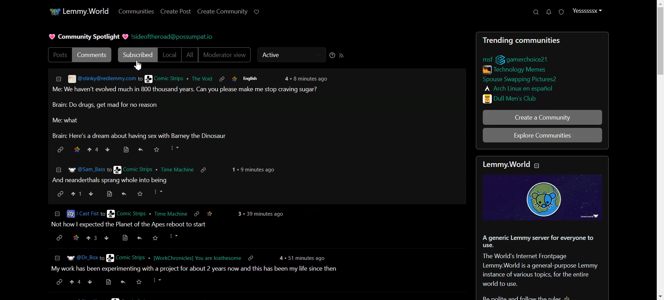 This screenshot has width=664, height=300. I want to click on RSS, so click(342, 55).